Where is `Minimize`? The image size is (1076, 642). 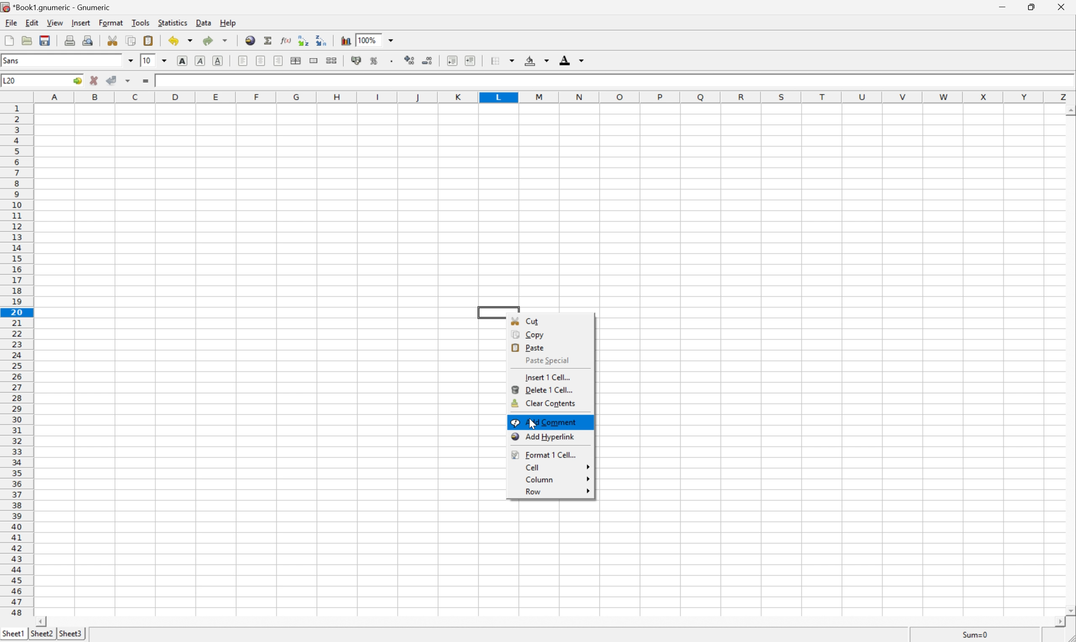 Minimize is located at coordinates (1004, 6).